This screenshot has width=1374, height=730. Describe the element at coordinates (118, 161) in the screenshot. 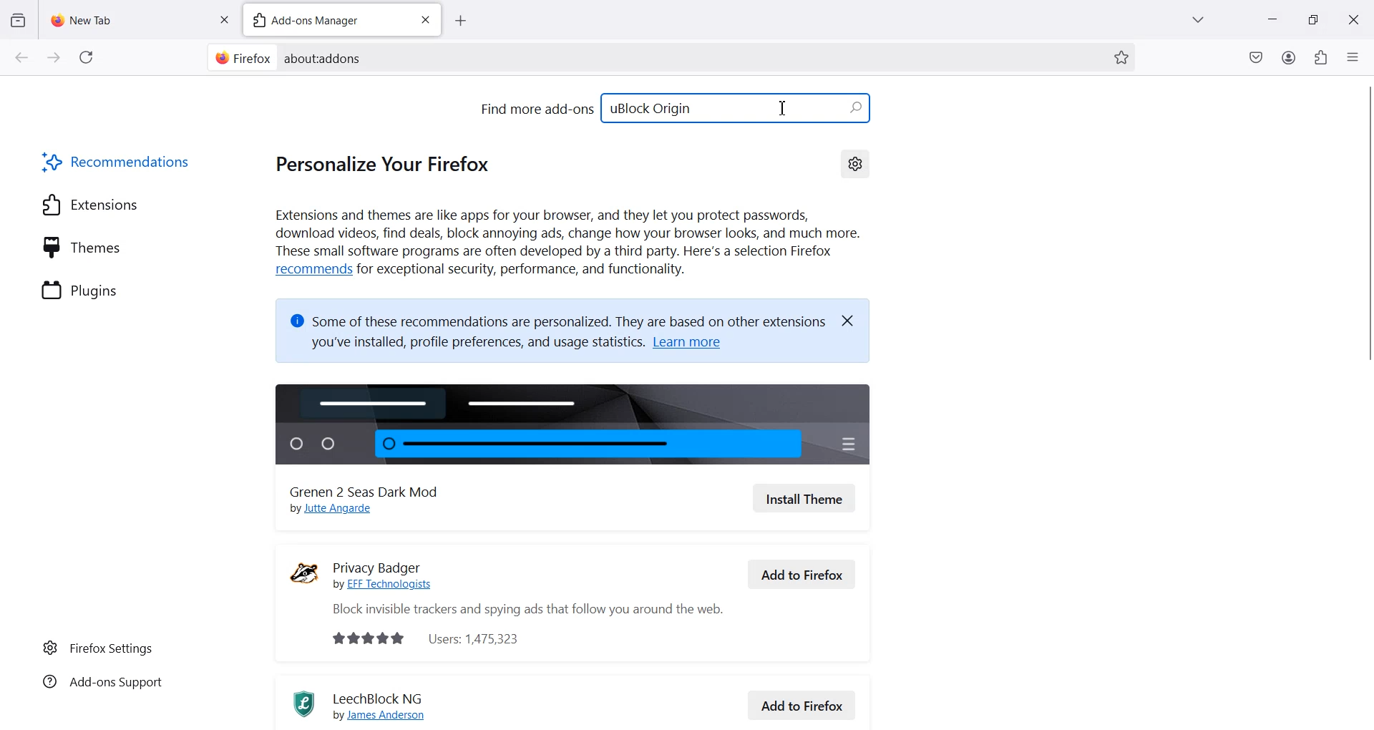

I see `Recommendations` at that location.